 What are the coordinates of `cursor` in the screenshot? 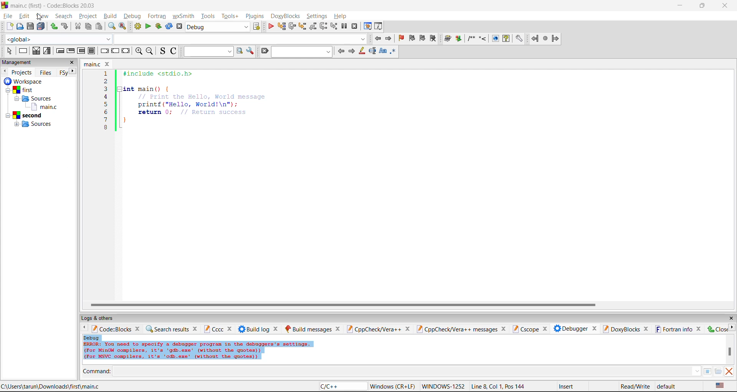 It's located at (41, 17).